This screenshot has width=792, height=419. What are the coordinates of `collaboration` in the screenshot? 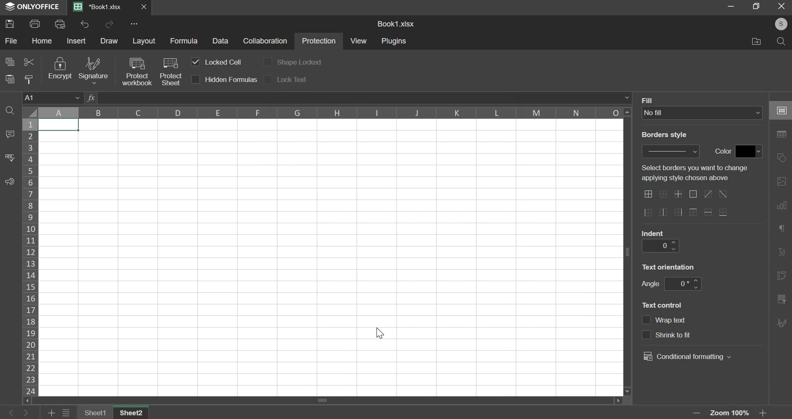 It's located at (266, 41).